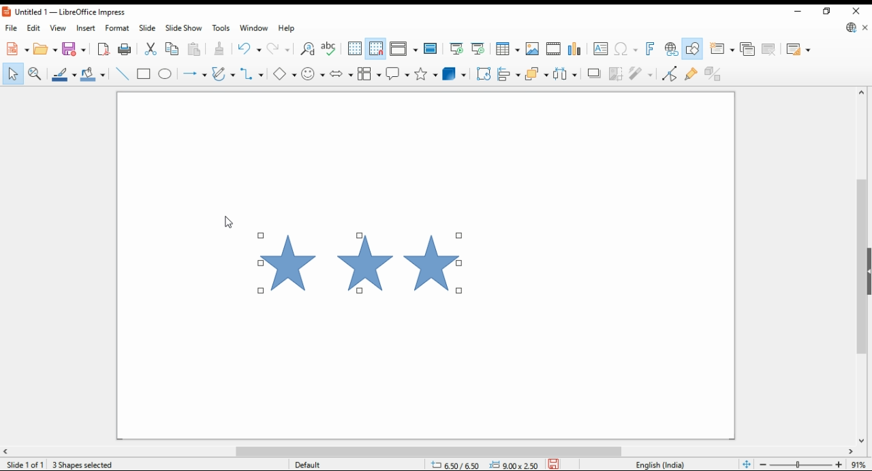 The image size is (872, 471). Describe the element at coordinates (532, 48) in the screenshot. I see `insert image` at that location.